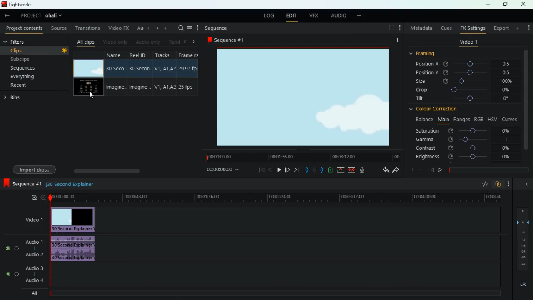 This screenshot has height=300, width=533. What do you see at coordinates (37, 293) in the screenshot?
I see `all` at bounding box center [37, 293].